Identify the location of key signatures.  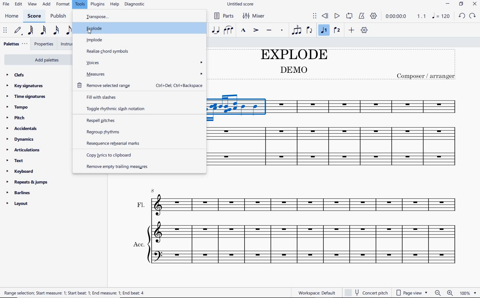
(25, 86).